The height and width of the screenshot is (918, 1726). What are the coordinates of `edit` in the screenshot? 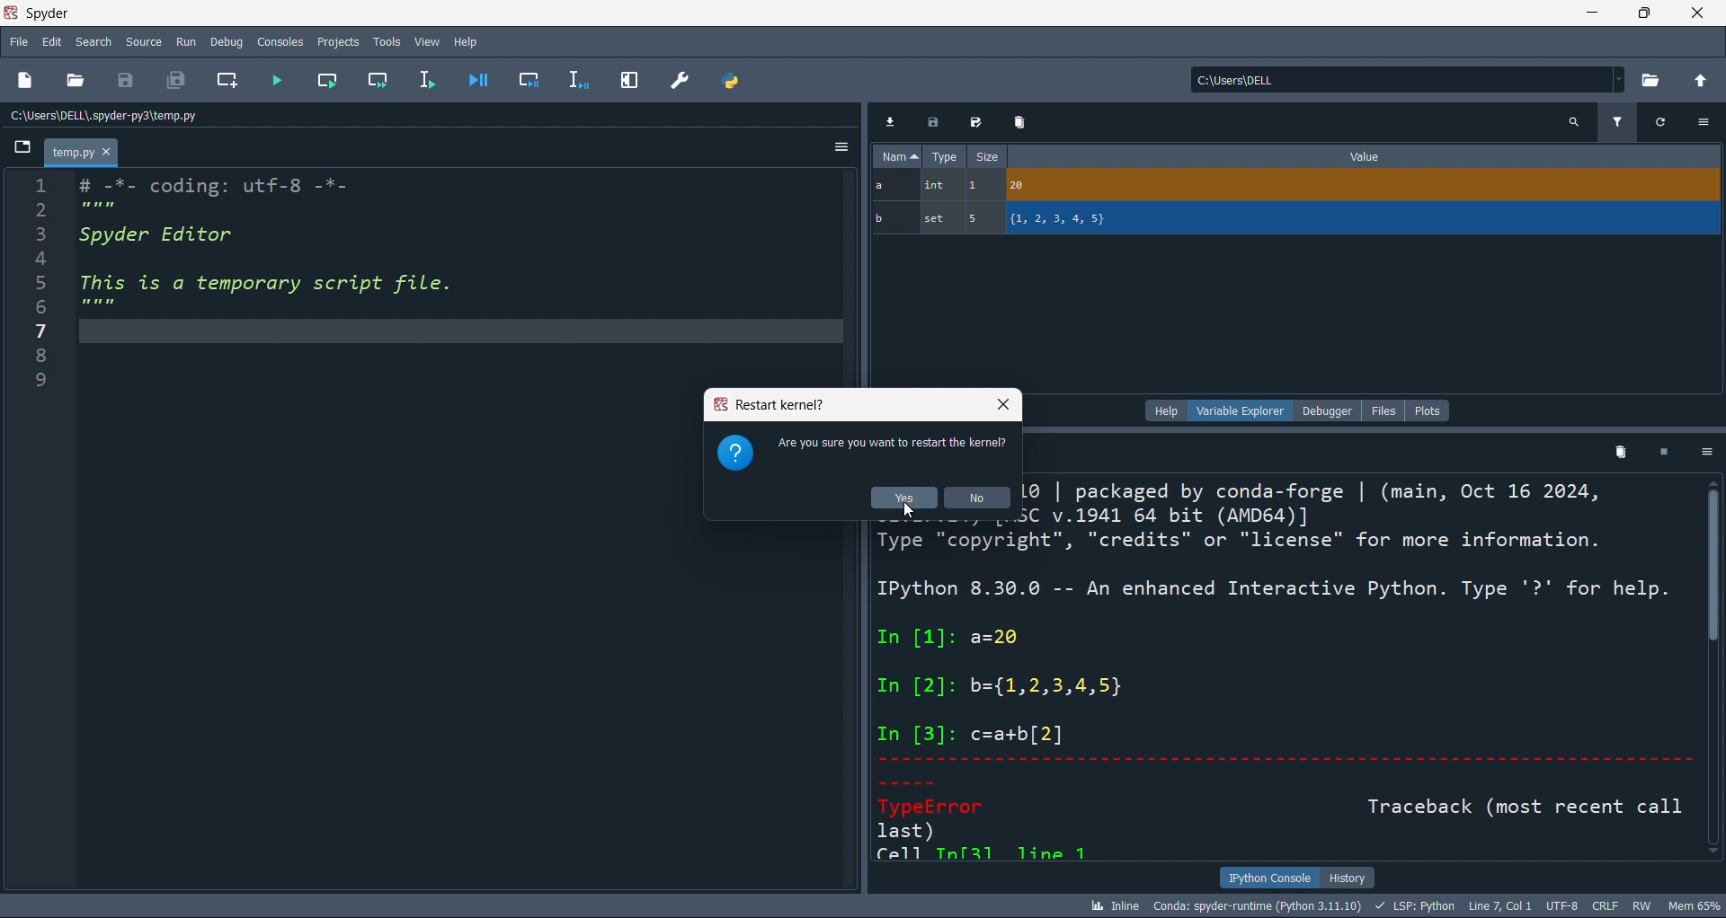 It's located at (51, 45).